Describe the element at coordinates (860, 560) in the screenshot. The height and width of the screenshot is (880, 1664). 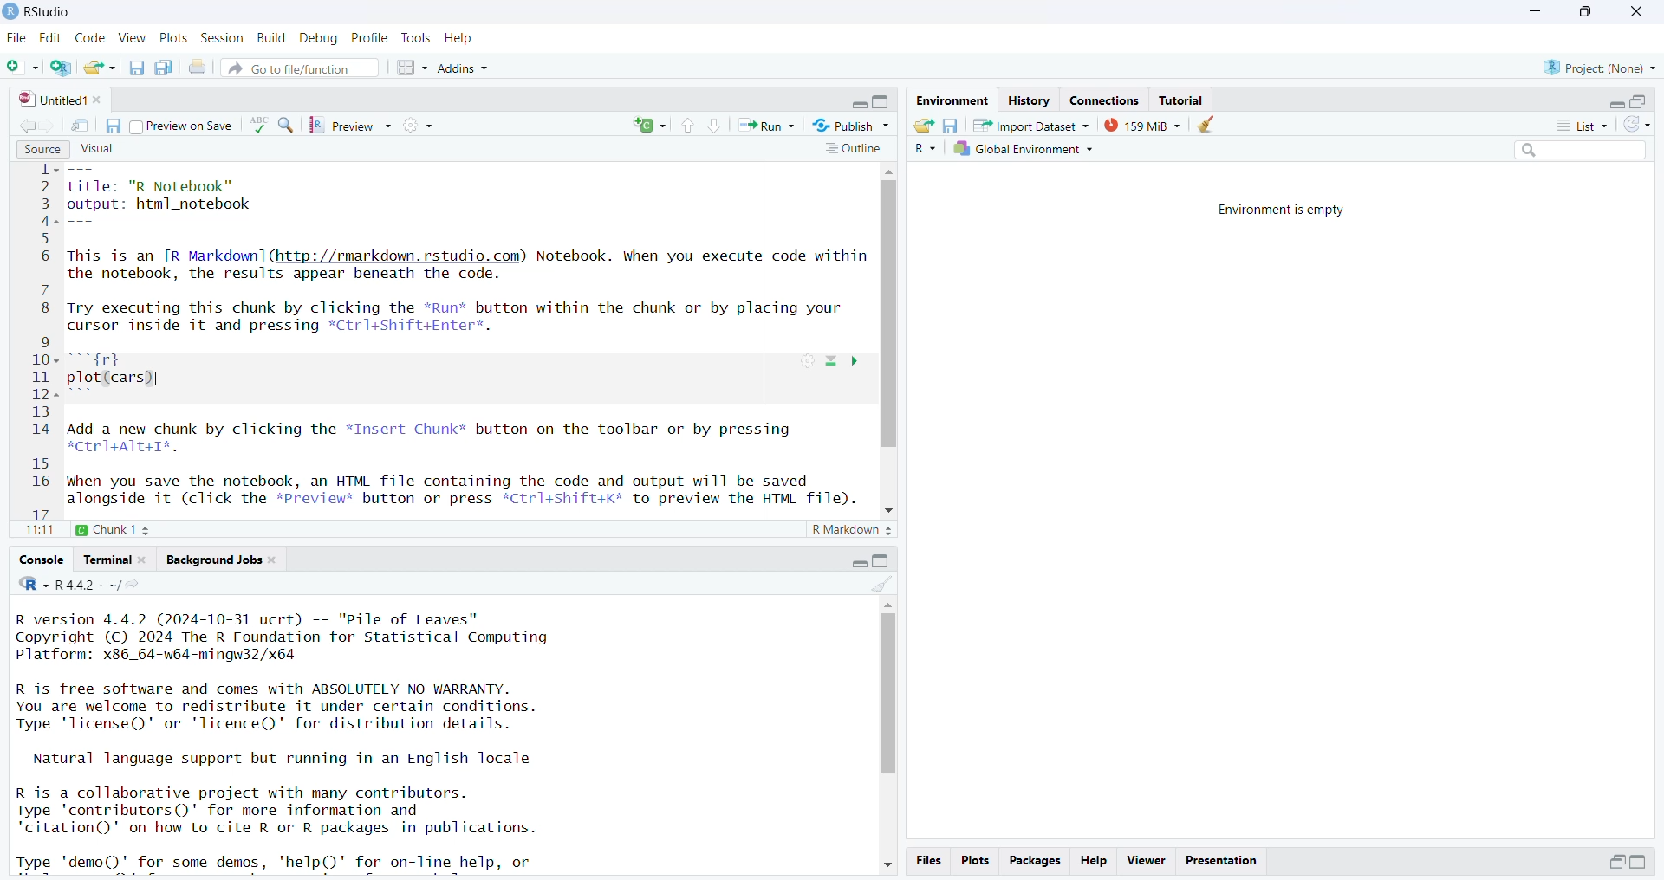
I see `expand` at that location.